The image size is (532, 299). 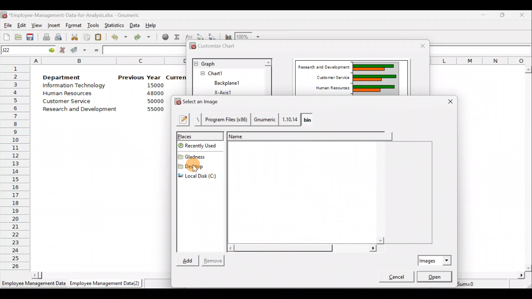 What do you see at coordinates (523, 15) in the screenshot?
I see `Close` at bounding box center [523, 15].